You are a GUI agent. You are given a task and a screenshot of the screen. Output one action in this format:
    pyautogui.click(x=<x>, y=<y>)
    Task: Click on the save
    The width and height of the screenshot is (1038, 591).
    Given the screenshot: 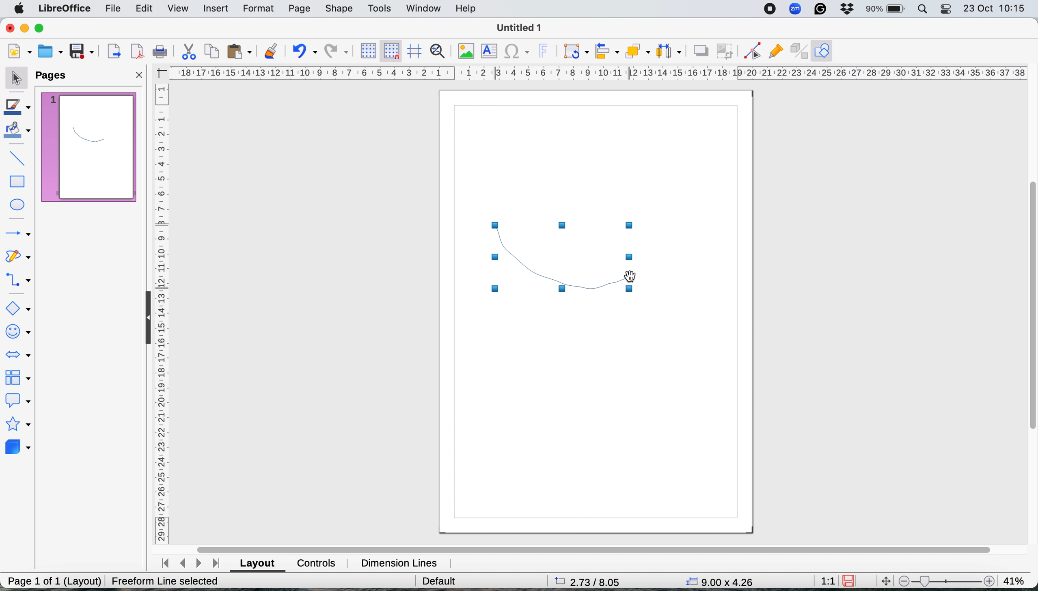 What is the action you would take?
    pyautogui.click(x=848, y=582)
    